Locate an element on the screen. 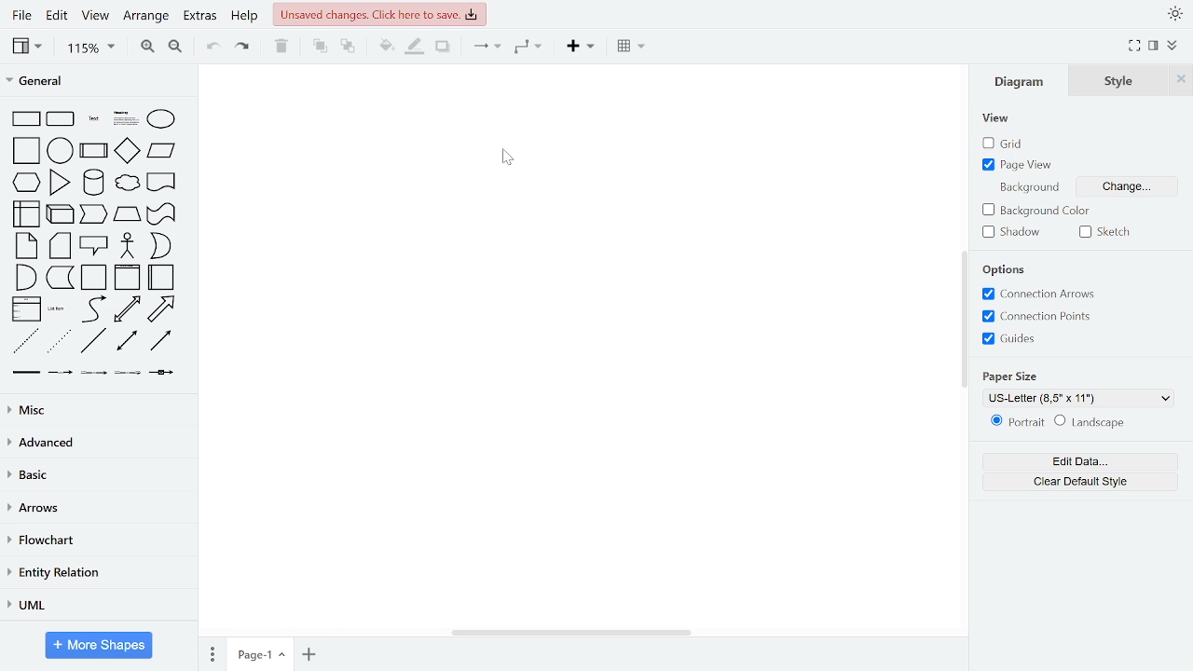 The height and width of the screenshot is (671, 1193). note is located at coordinates (28, 244).